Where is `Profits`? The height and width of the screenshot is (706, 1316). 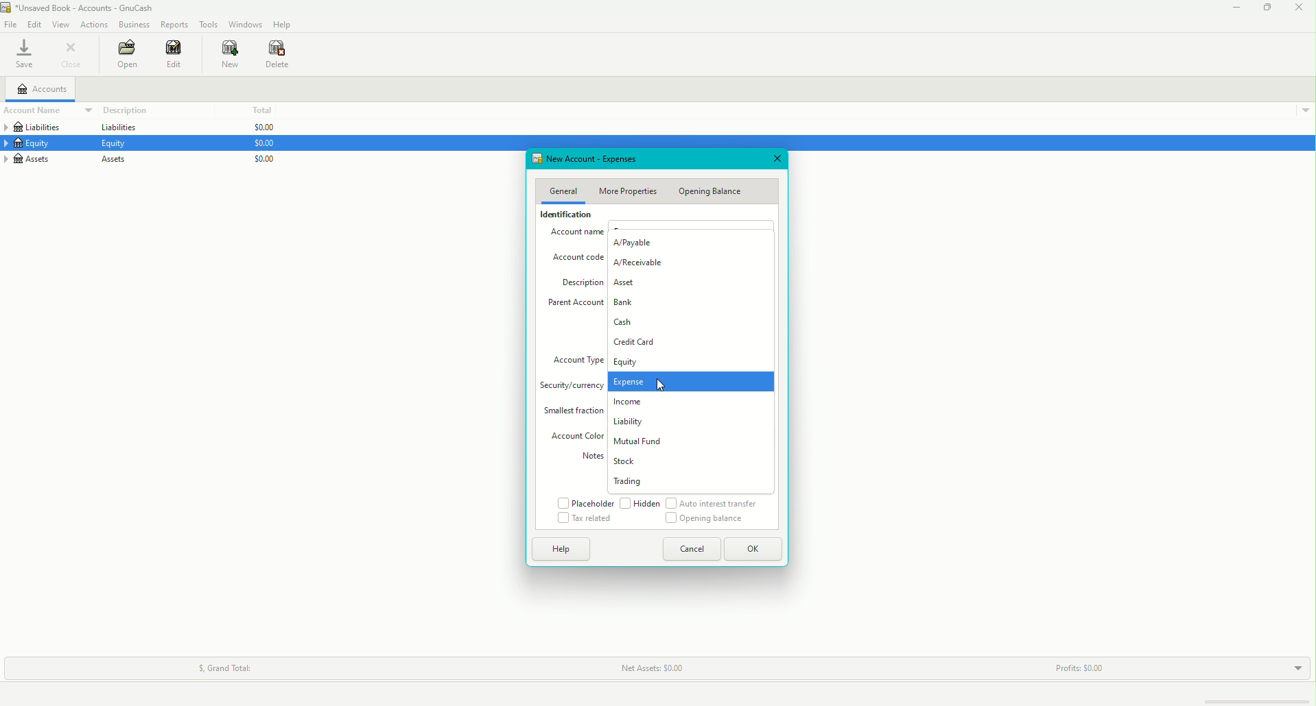
Profits is located at coordinates (1079, 666).